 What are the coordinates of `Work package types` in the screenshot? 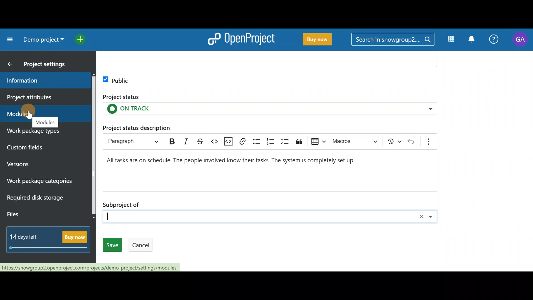 It's located at (43, 134).